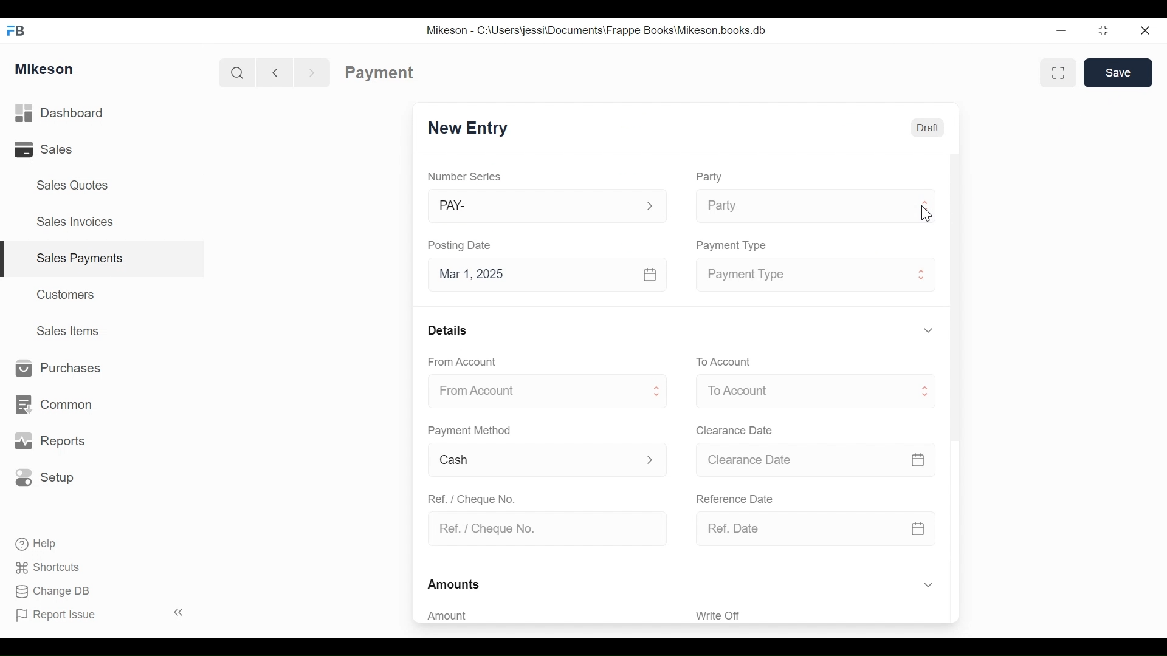 The width and height of the screenshot is (1167, 656). I want to click on New Entry, so click(467, 126).